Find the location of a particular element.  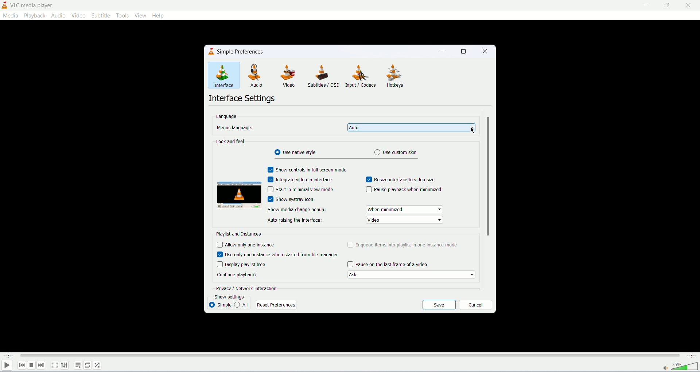

pause on last frame of video is located at coordinates (388, 265).